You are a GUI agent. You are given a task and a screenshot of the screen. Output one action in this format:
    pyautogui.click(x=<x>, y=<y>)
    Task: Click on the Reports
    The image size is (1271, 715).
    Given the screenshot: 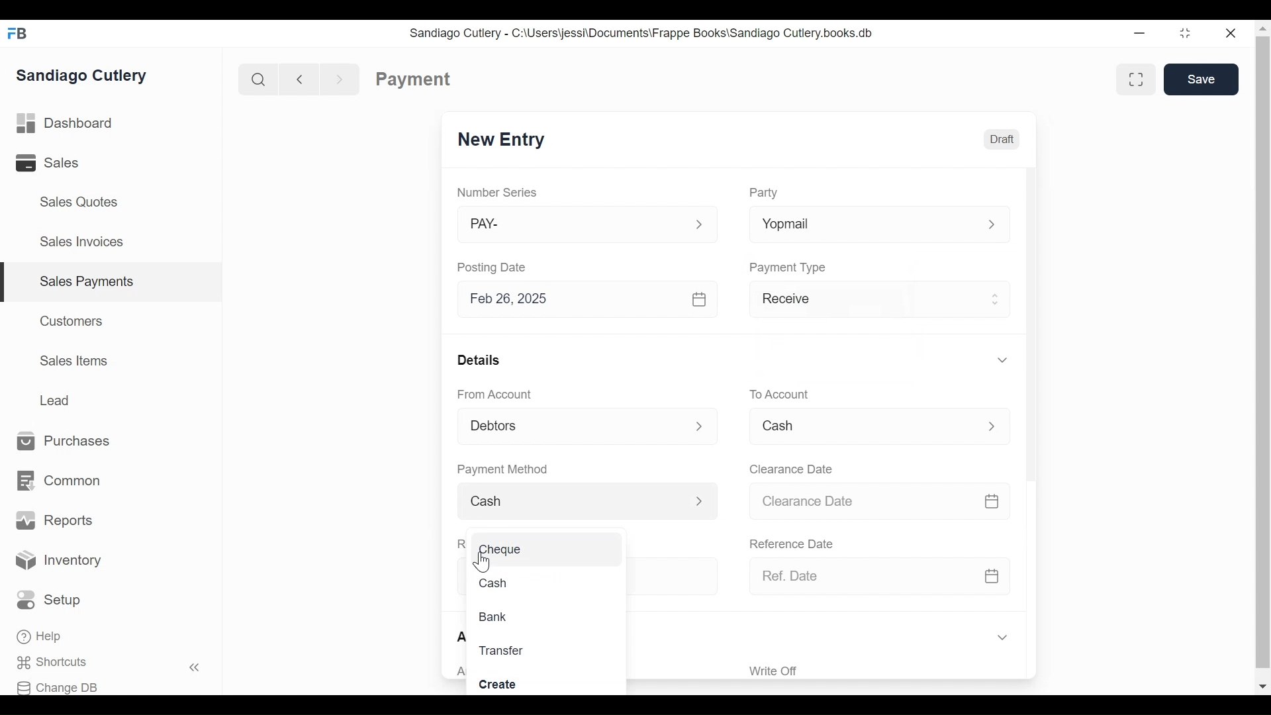 What is the action you would take?
    pyautogui.click(x=54, y=520)
    